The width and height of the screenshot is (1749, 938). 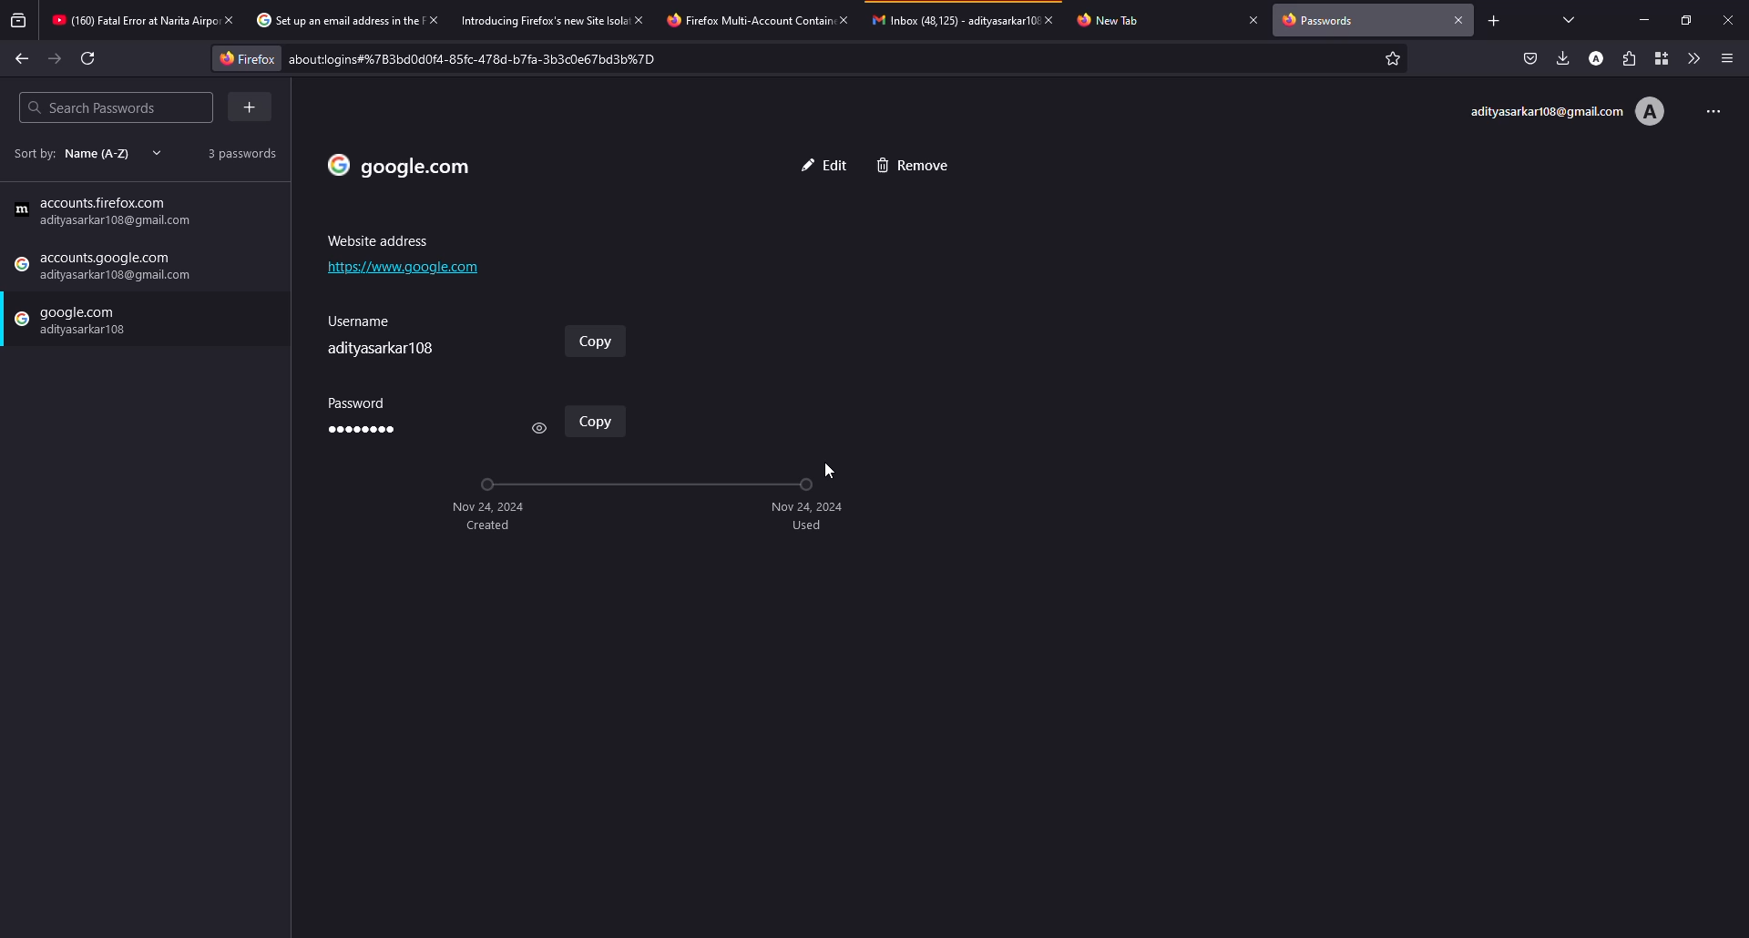 What do you see at coordinates (479, 59) in the screenshot?
I see `about` at bounding box center [479, 59].